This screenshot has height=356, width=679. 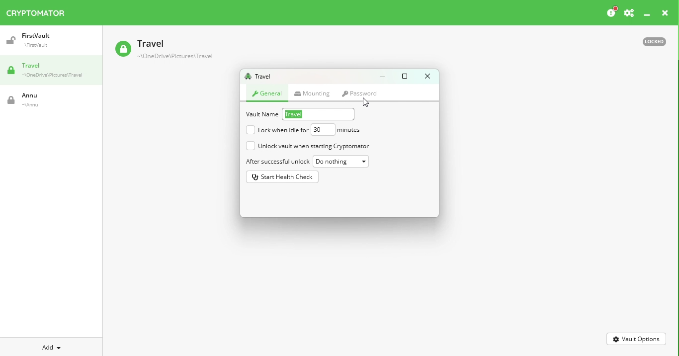 What do you see at coordinates (46, 40) in the screenshot?
I see `Vault` at bounding box center [46, 40].